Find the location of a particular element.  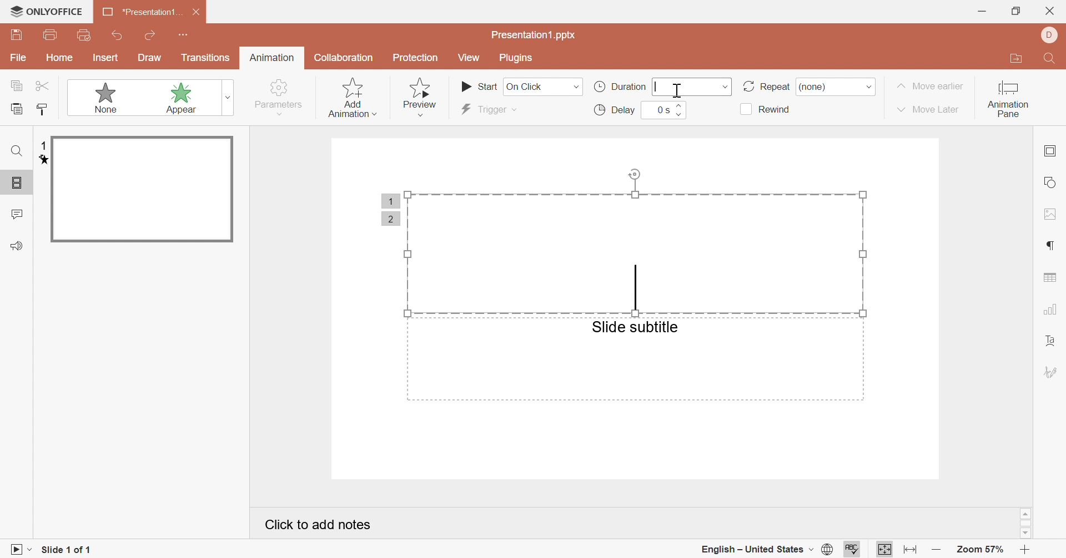

parameters is located at coordinates (280, 97).